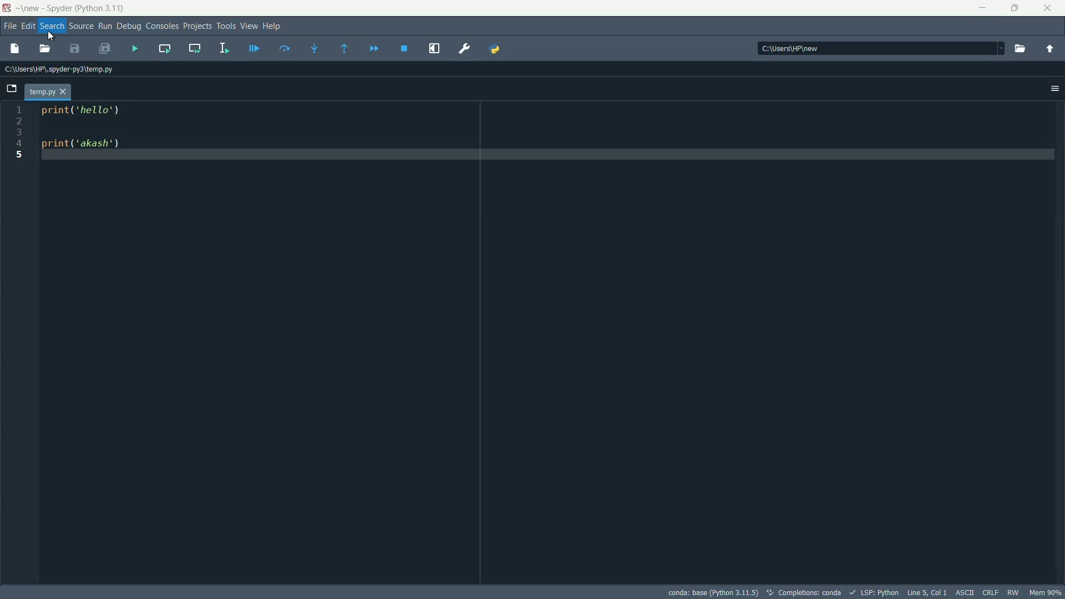 This screenshot has height=599, width=1065. Describe the element at coordinates (194, 48) in the screenshot. I see `run current cell and go to the next one` at that location.